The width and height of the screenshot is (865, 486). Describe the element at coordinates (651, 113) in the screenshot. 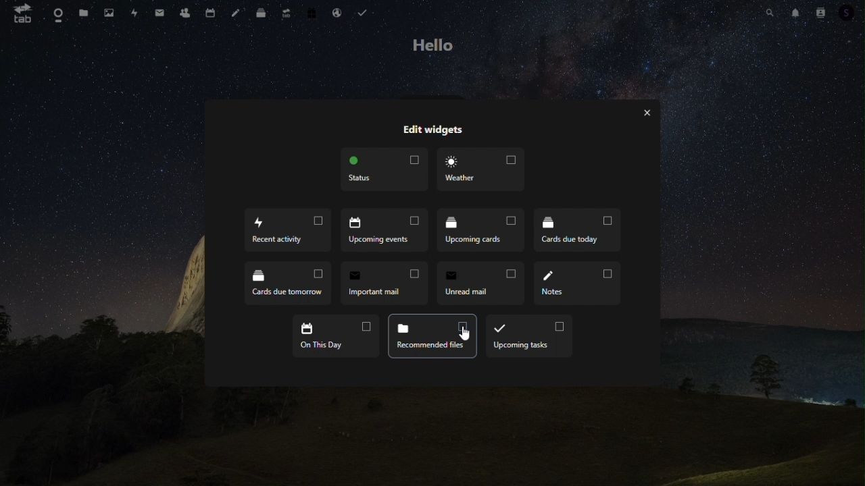

I see `close` at that location.